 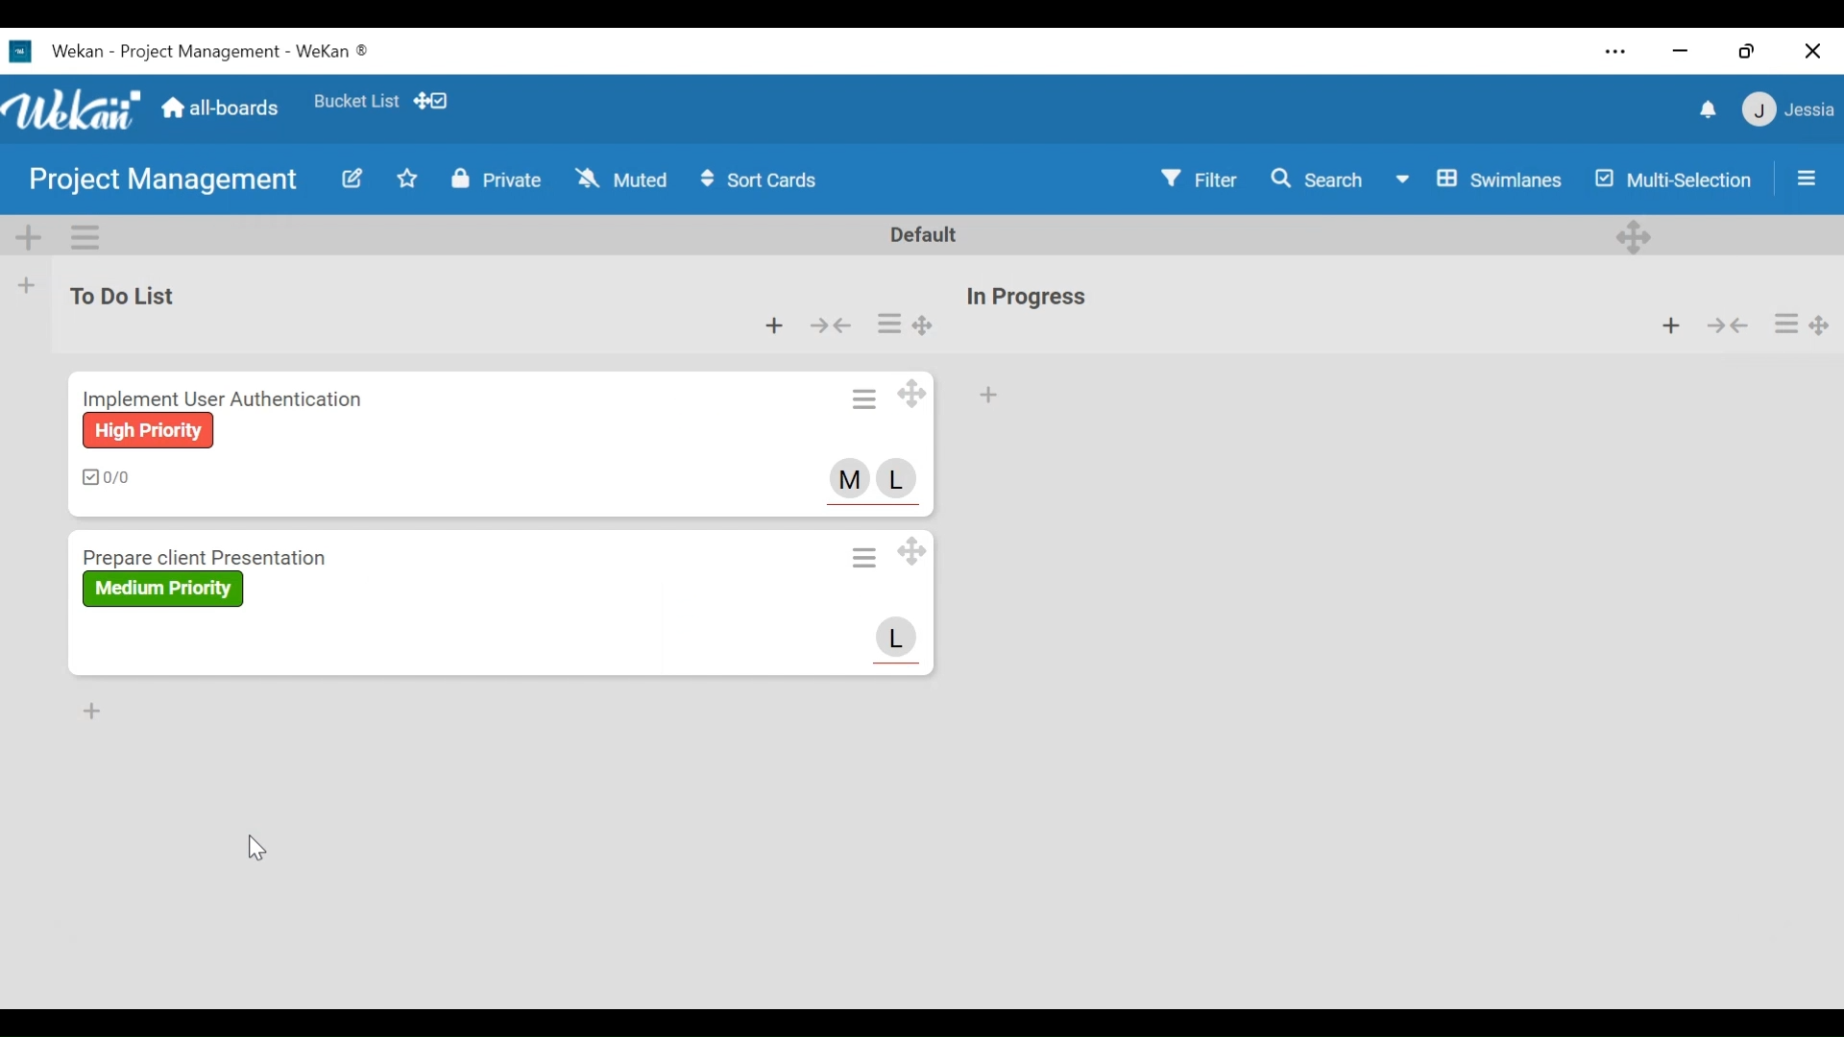 I want to click on Desktop drag handles, so click(x=1819, y=324).